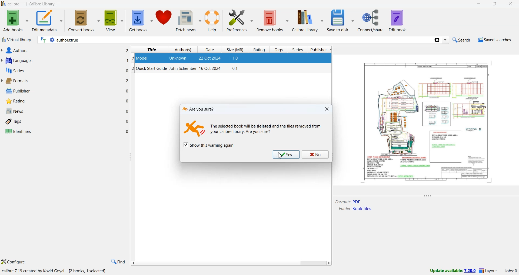  What do you see at coordinates (14, 71) in the screenshot?
I see `series` at bounding box center [14, 71].